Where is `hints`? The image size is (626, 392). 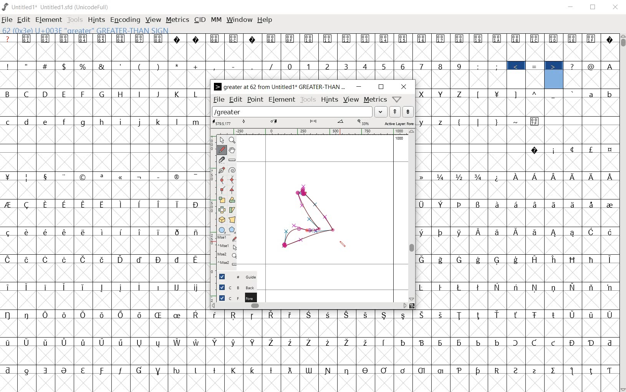
hints is located at coordinates (96, 20).